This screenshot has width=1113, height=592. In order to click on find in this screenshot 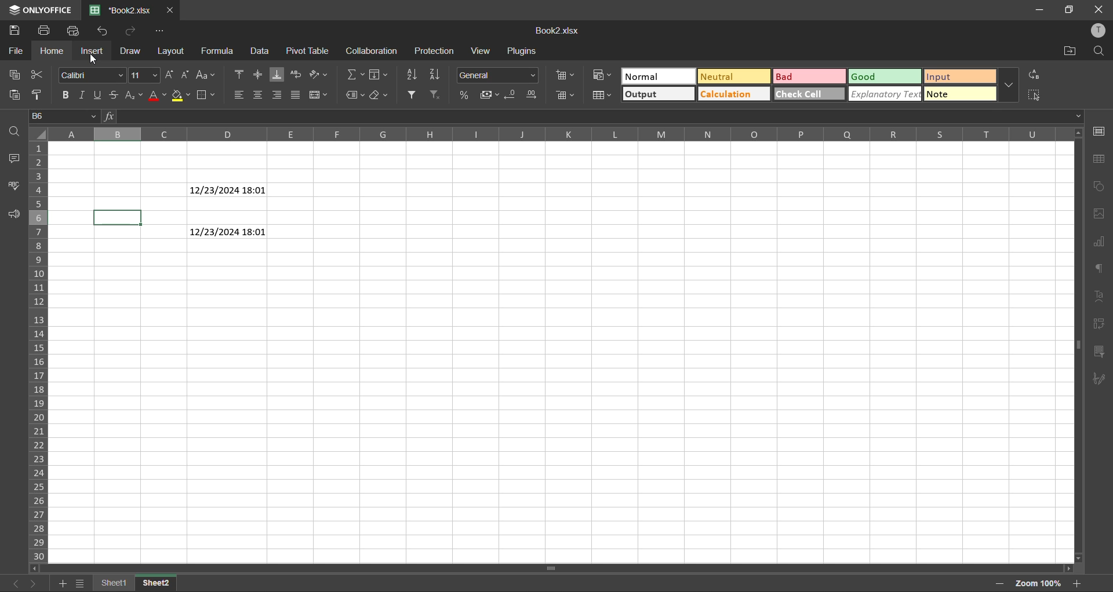, I will do `click(15, 130)`.